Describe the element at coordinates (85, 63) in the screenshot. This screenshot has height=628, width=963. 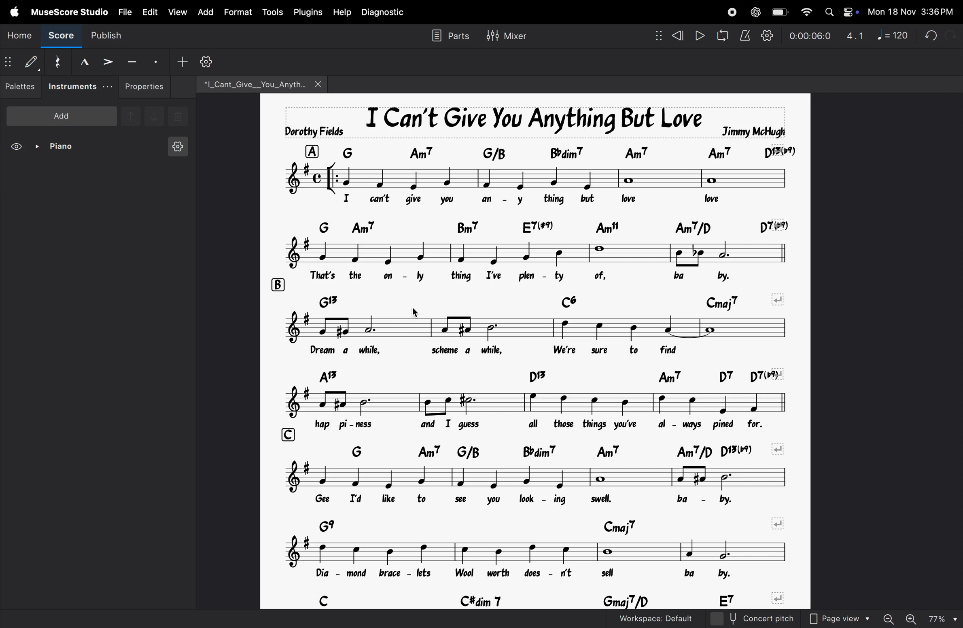
I see `marcato` at that location.